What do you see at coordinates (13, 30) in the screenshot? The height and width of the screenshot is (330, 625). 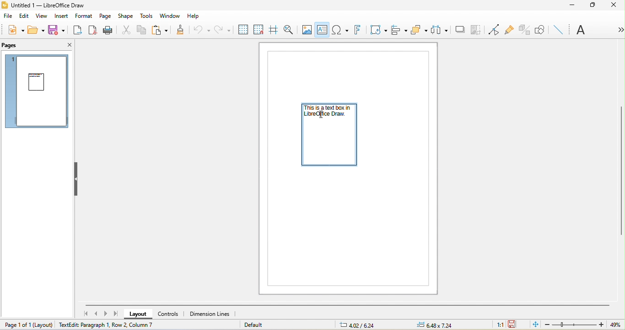 I see `new` at bounding box center [13, 30].